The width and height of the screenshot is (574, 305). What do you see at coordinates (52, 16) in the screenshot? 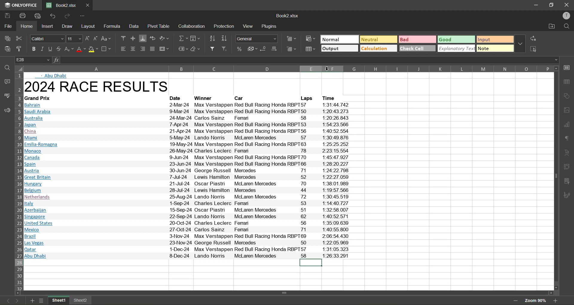
I see `undo` at bounding box center [52, 16].